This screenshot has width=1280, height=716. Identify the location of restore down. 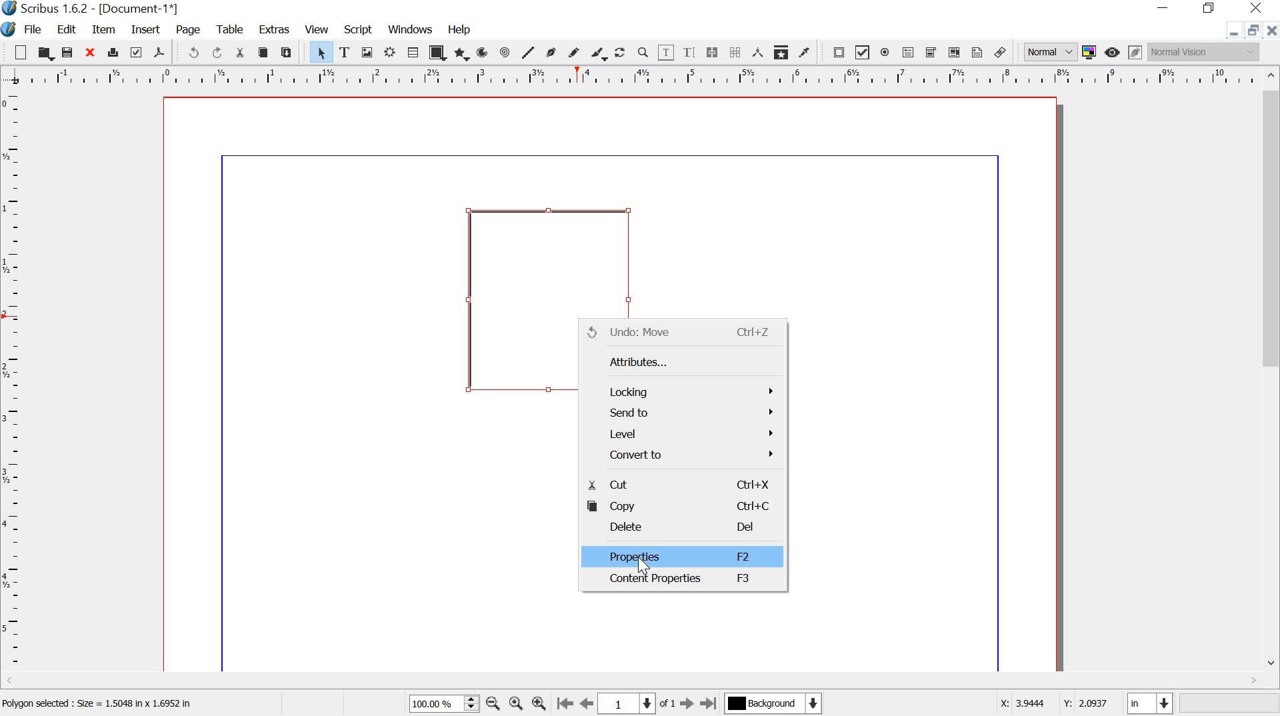
(1253, 30).